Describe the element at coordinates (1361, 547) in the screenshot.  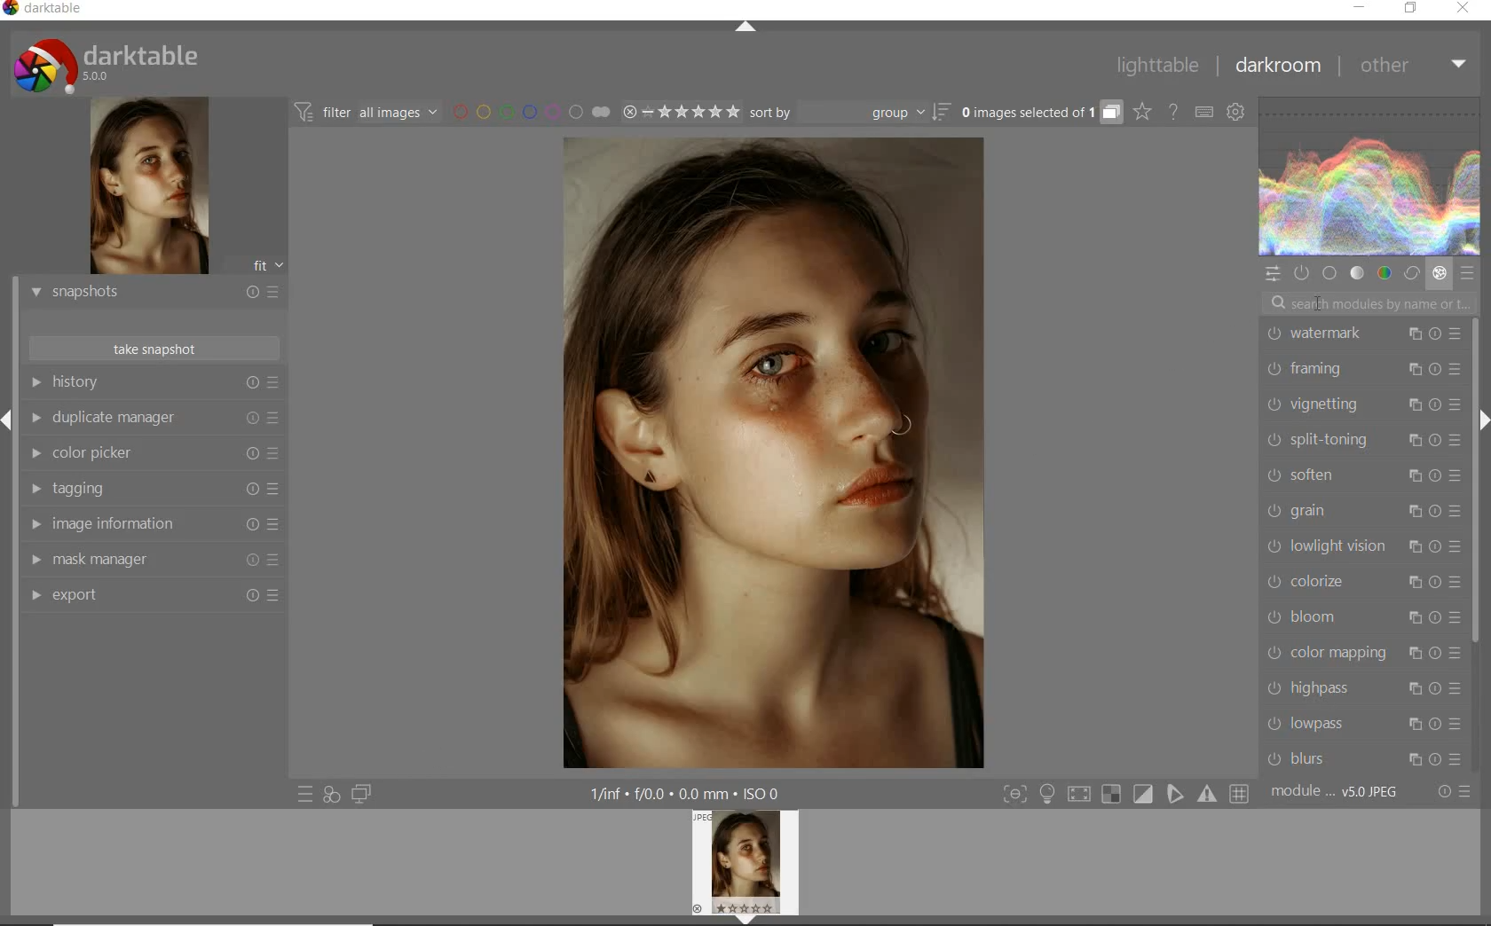
I see `lowlight vision` at that location.